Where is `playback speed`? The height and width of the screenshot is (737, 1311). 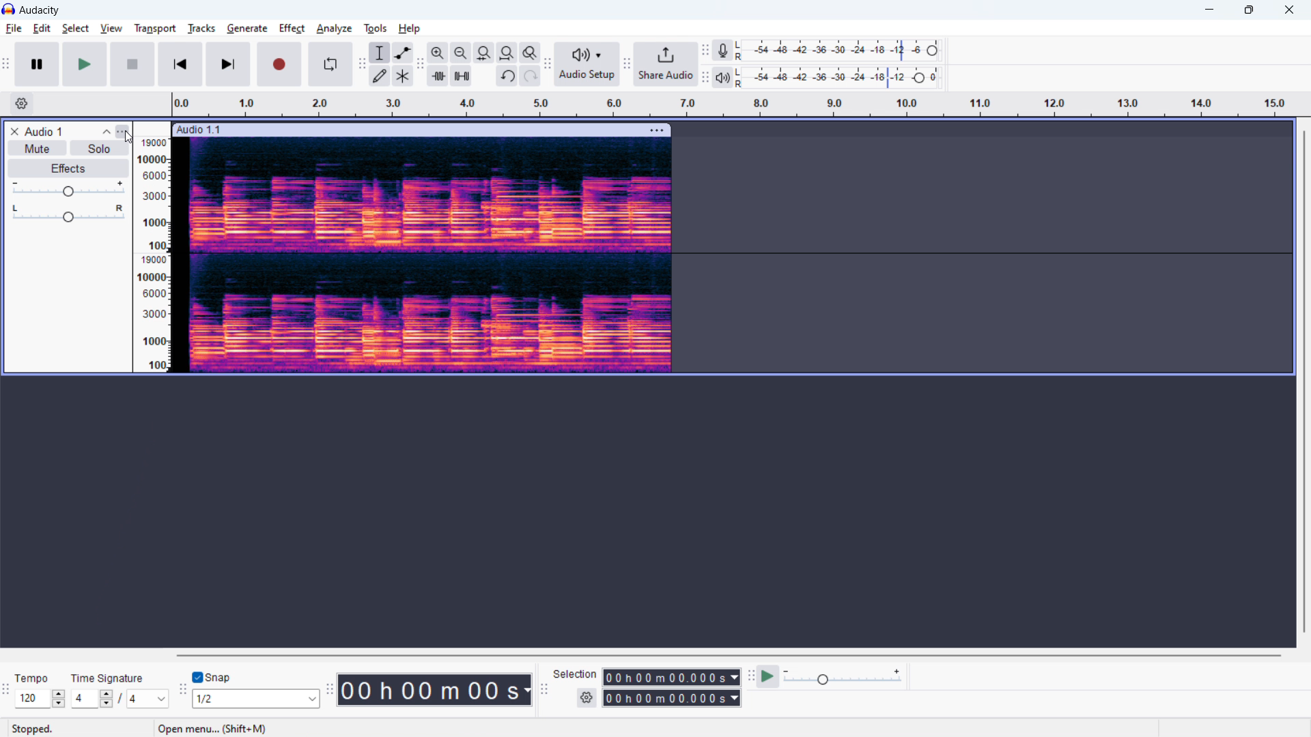
playback speed is located at coordinates (843, 677).